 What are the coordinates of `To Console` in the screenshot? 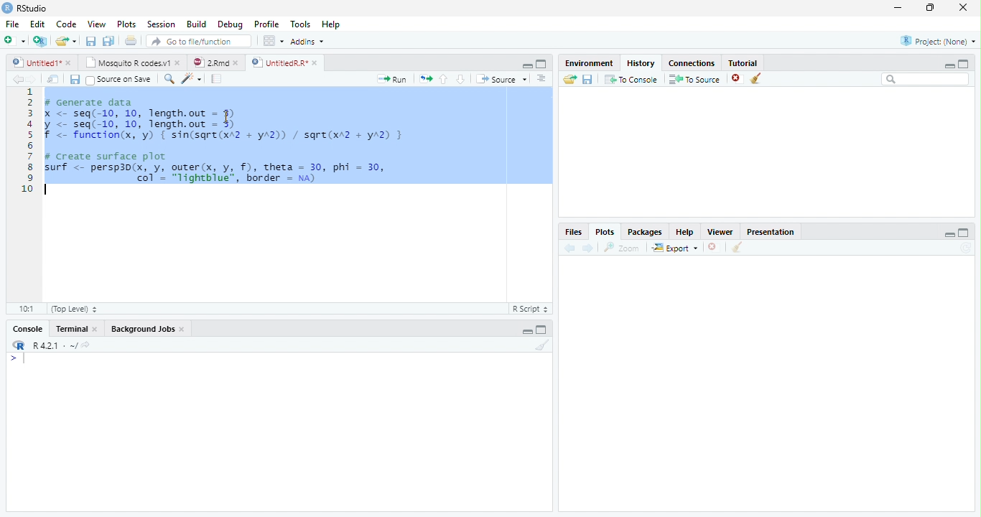 It's located at (631, 79).